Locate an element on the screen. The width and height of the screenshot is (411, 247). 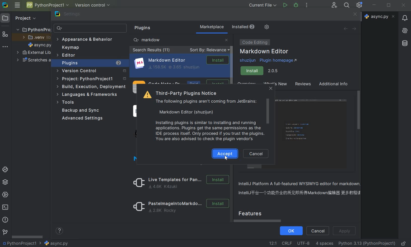
Editor is located at coordinates (66, 55).